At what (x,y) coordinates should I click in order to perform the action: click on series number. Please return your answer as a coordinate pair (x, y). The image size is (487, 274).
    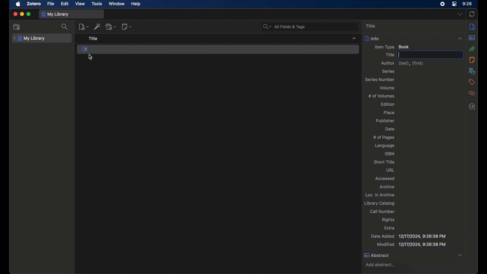
    Looking at the image, I should click on (380, 80).